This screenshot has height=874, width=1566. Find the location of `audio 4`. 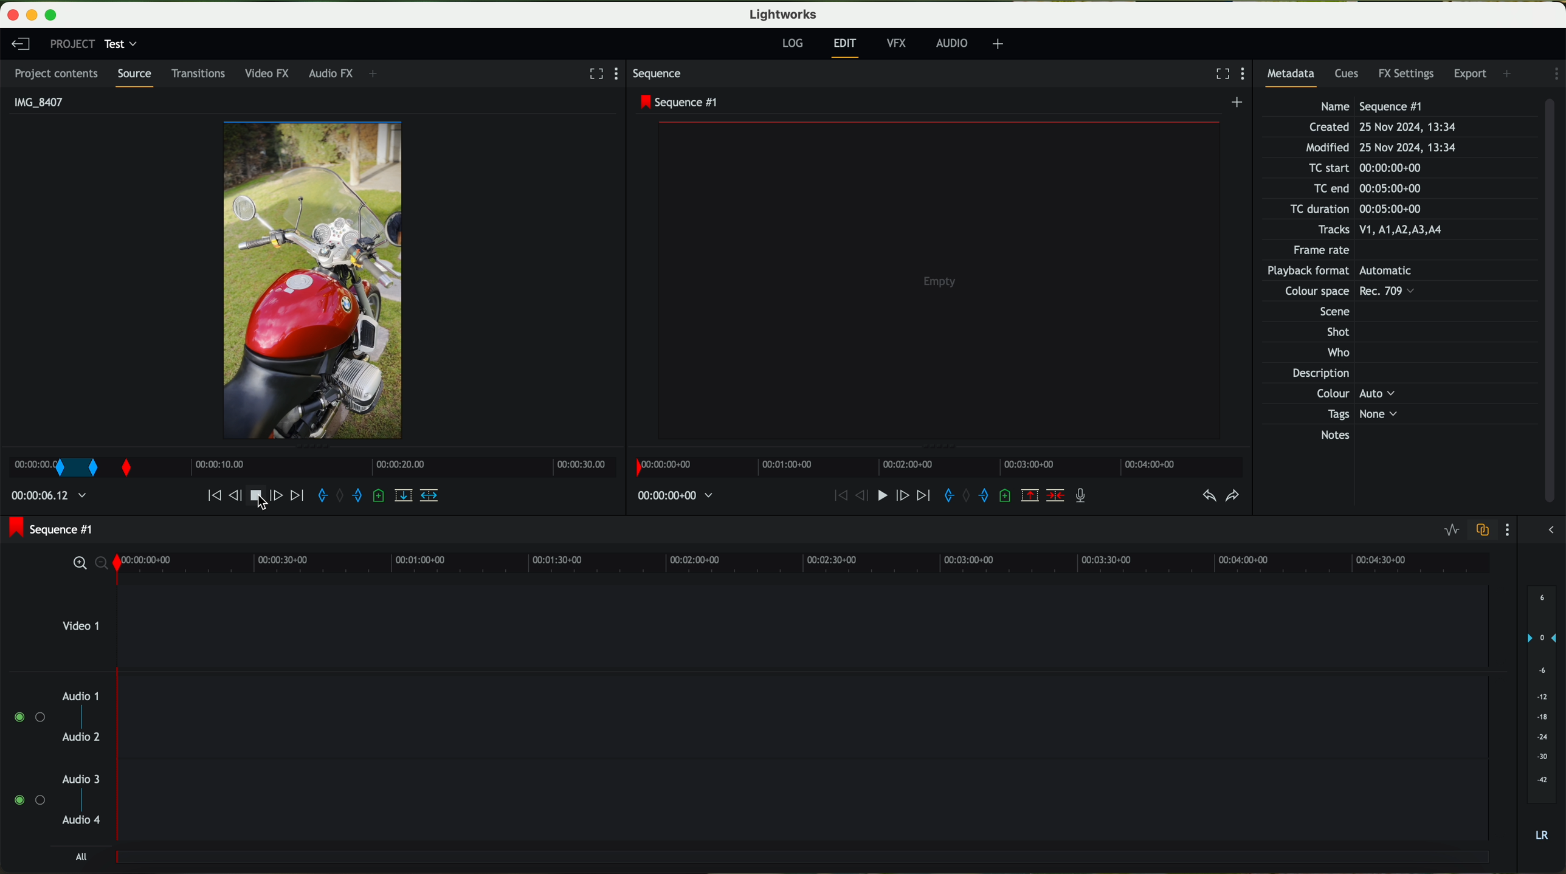

audio 4 is located at coordinates (82, 823).